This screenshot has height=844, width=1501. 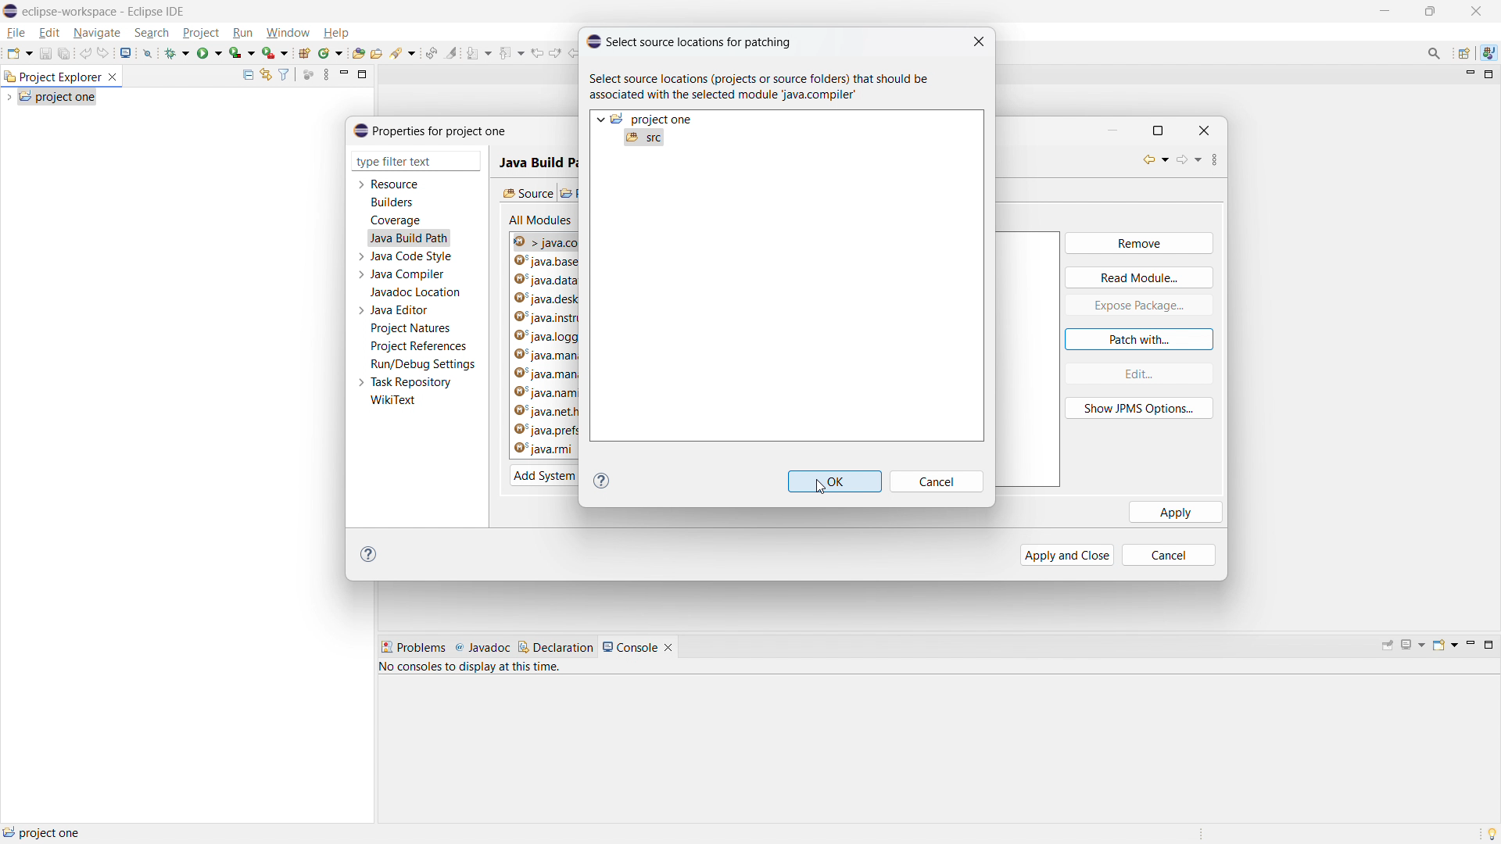 I want to click on expand java code style, so click(x=361, y=255).